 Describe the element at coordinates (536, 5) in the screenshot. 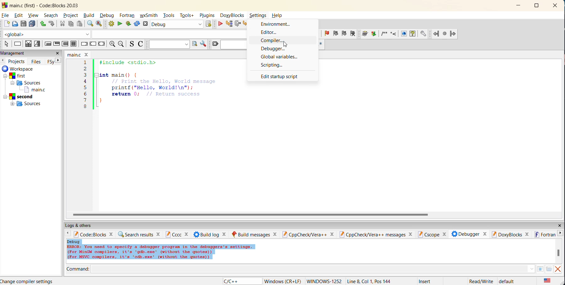

I see `maximize` at that location.